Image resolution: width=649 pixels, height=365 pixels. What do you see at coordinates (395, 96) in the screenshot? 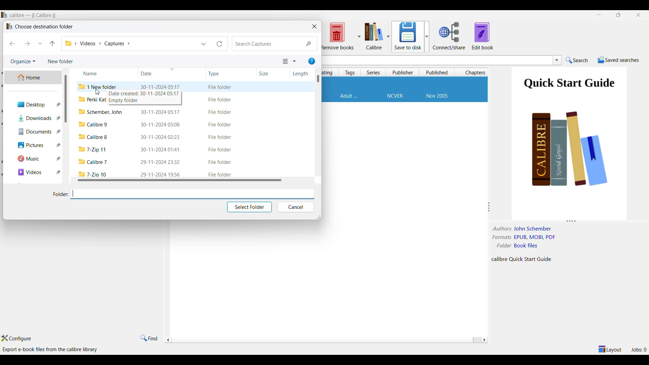
I see `Publisher` at bounding box center [395, 96].